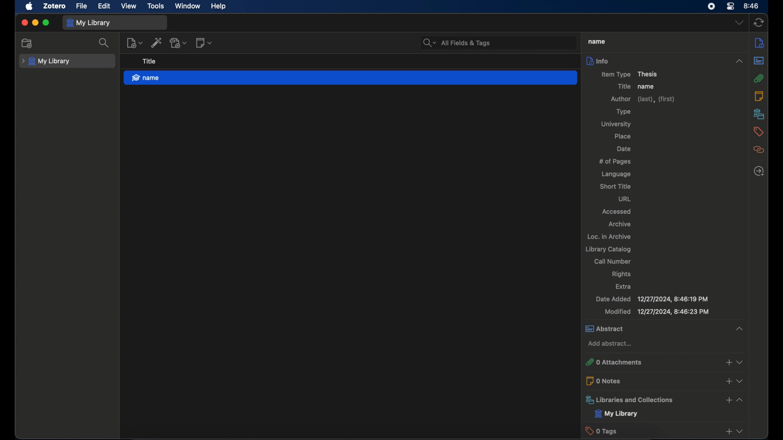 The height and width of the screenshot is (440, 783). What do you see at coordinates (621, 224) in the screenshot?
I see `archive` at bounding box center [621, 224].